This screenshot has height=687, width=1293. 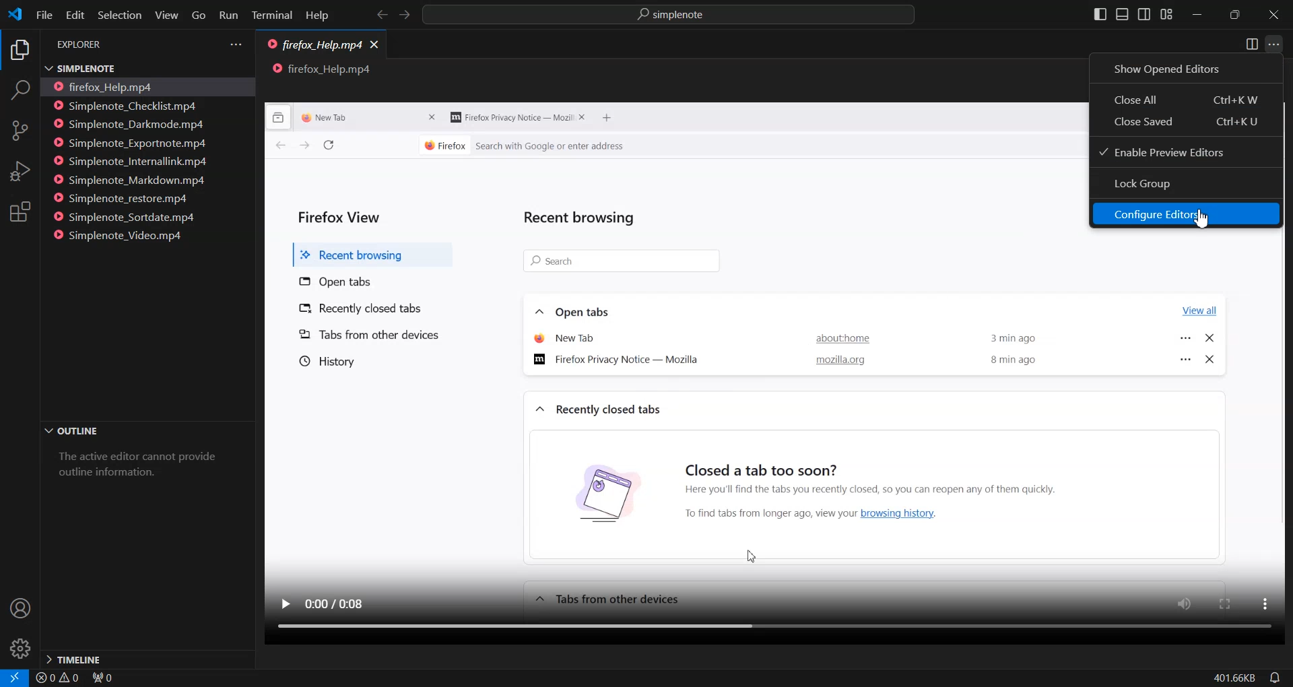 What do you see at coordinates (125, 199) in the screenshot?
I see `| Simplenote_restore.mp4` at bounding box center [125, 199].